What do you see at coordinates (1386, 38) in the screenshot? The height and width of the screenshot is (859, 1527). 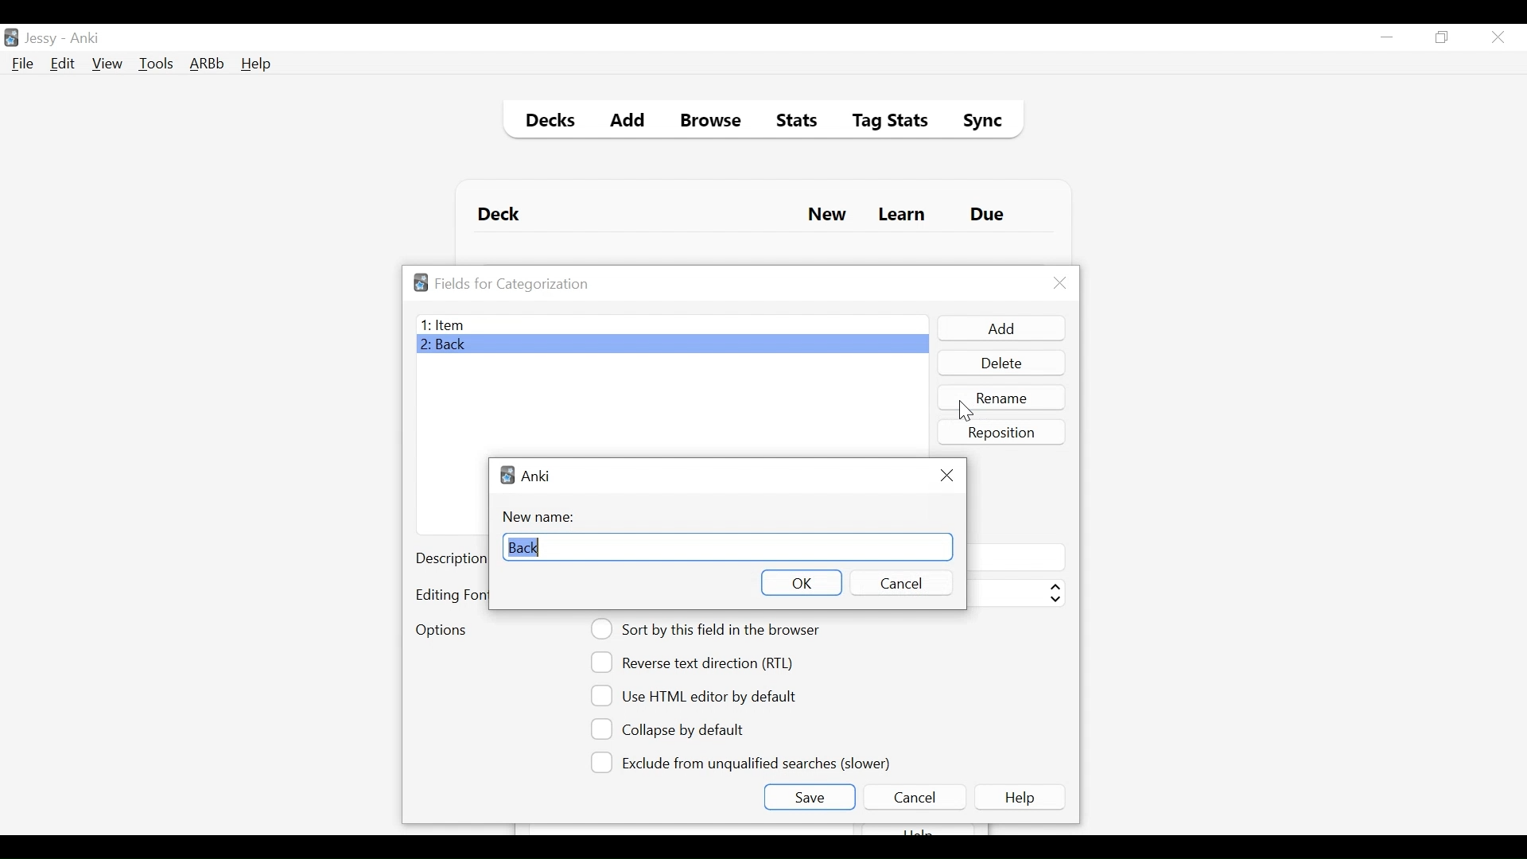 I see `minimize` at bounding box center [1386, 38].